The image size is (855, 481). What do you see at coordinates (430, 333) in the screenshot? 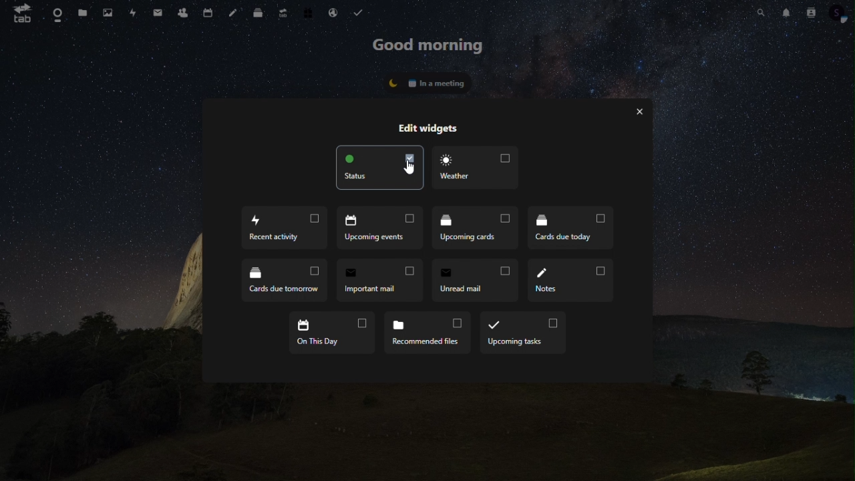
I see `recommended files` at bounding box center [430, 333].